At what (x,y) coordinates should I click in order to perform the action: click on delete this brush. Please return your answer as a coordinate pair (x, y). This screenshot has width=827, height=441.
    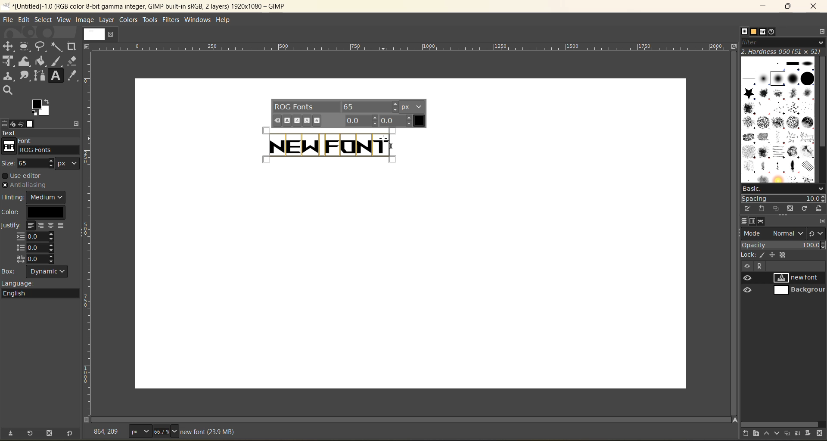
    Looking at the image, I should click on (792, 207).